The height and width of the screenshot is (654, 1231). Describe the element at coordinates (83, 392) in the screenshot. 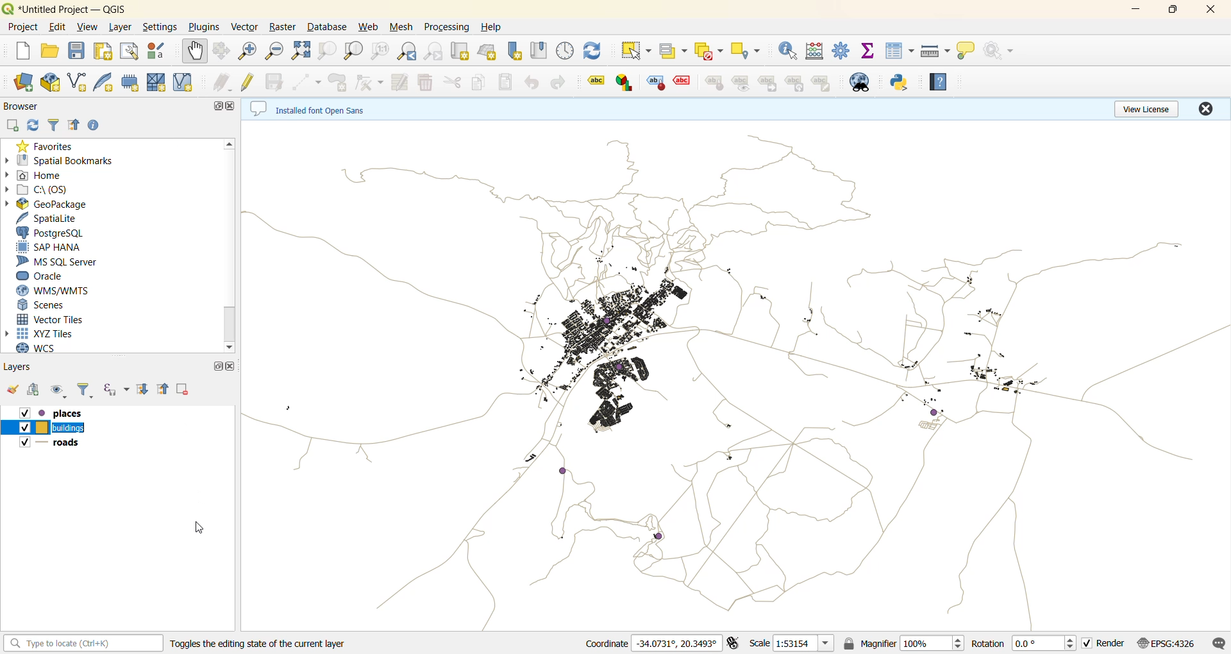

I see `filter` at that location.